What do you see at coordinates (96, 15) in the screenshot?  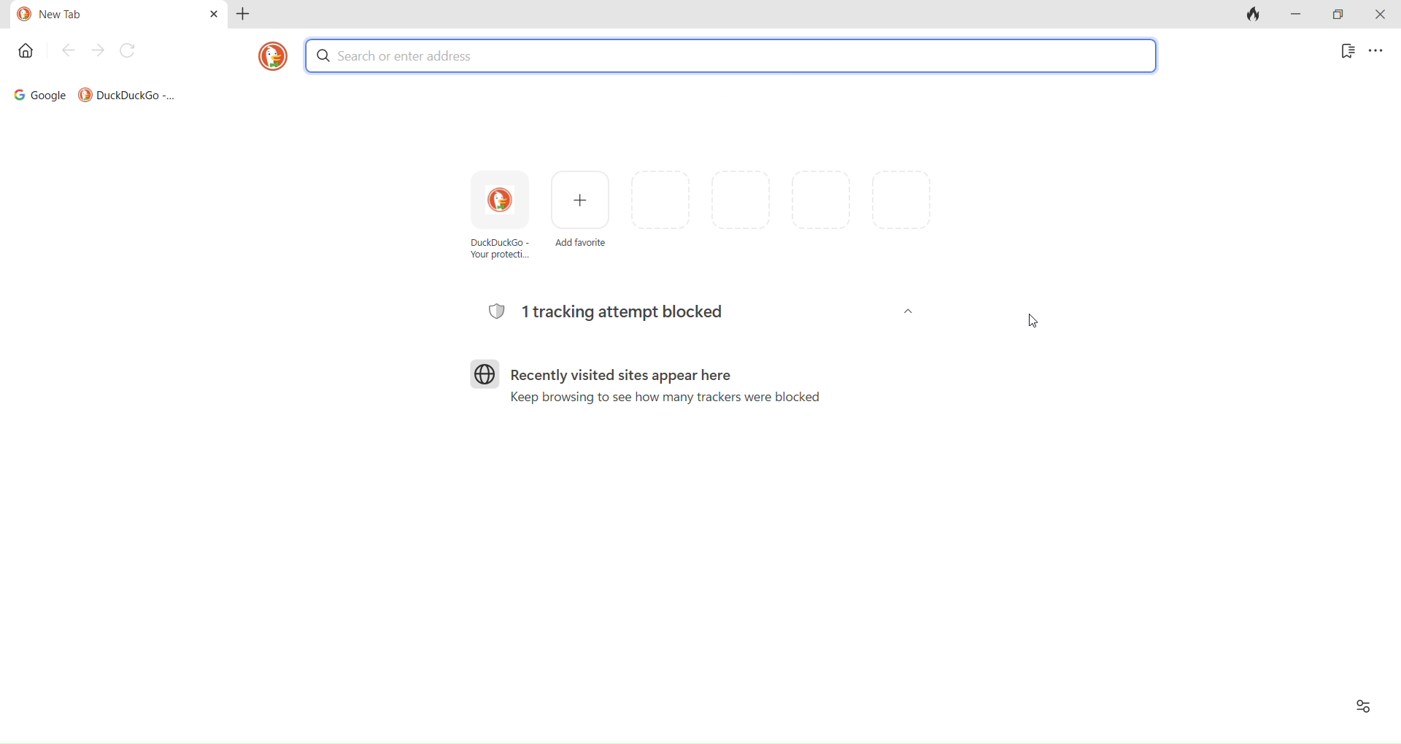 I see `new tab` at bounding box center [96, 15].